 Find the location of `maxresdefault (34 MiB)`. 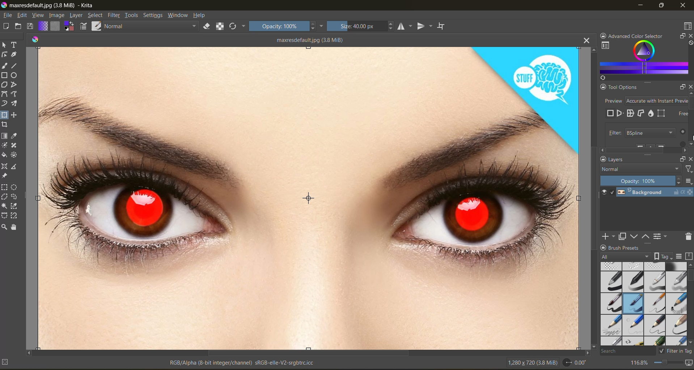

maxresdefault (34 MiB) is located at coordinates (311, 39).